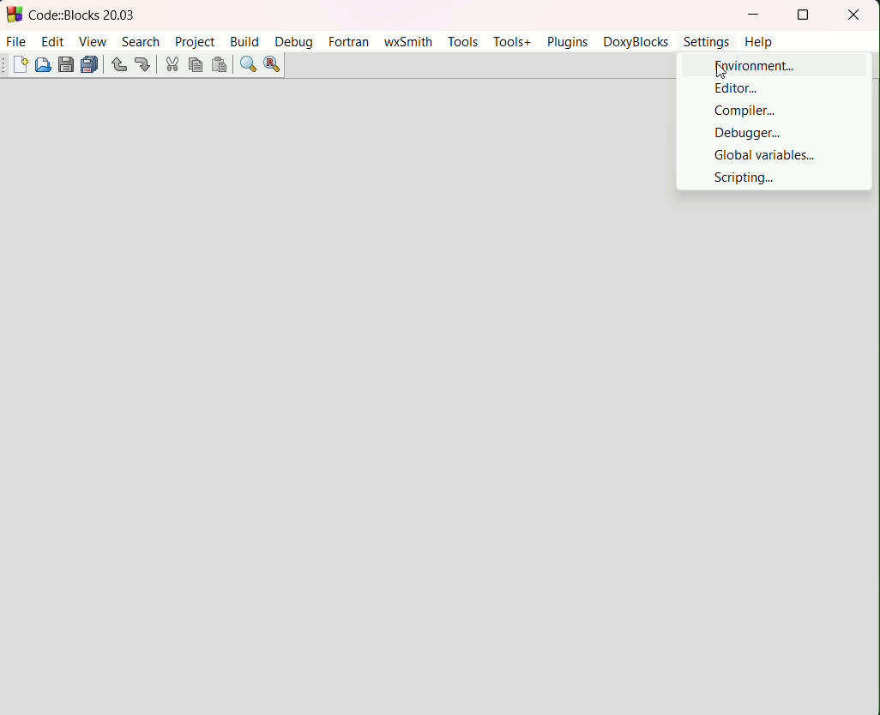 The height and width of the screenshot is (715, 880). I want to click on find and replace, so click(274, 65).